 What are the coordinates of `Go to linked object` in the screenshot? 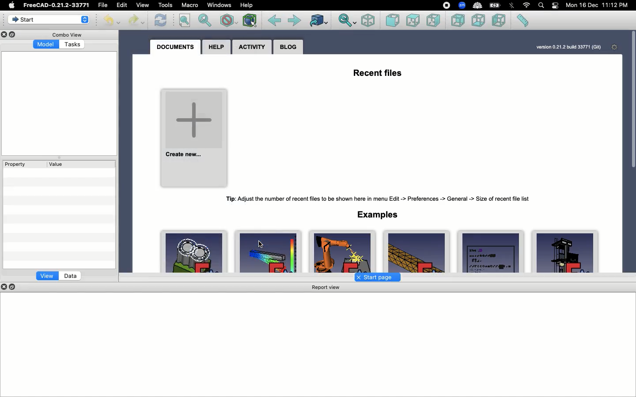 It's located at (318, 20).